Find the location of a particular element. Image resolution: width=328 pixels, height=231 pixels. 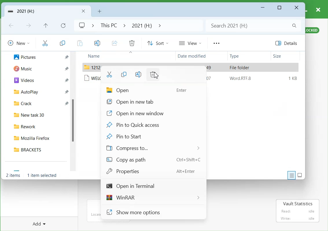

Show more options is located at coordinates (153, 212).